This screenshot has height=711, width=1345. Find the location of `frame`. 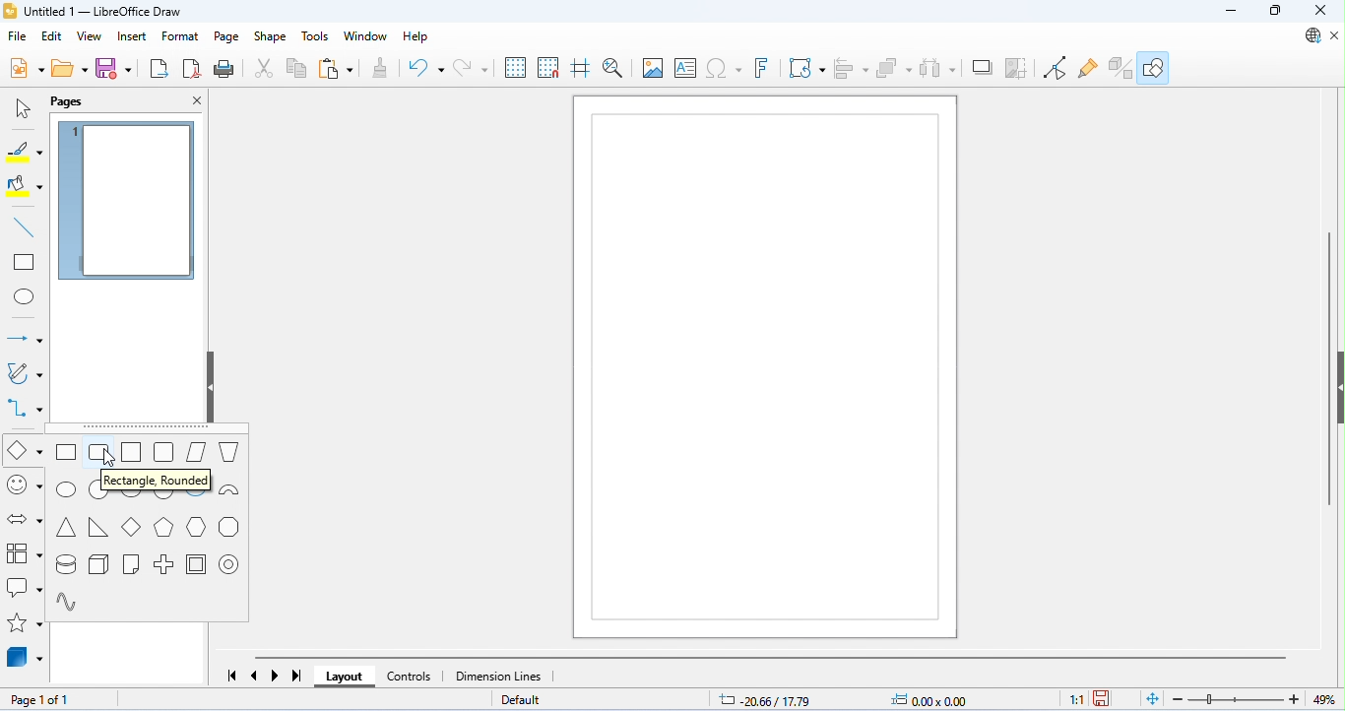

frame is located at coordinates (197, 563).